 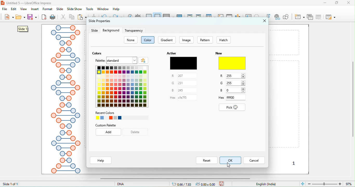 I want to click on recent colors, so click(x=122, y=116).